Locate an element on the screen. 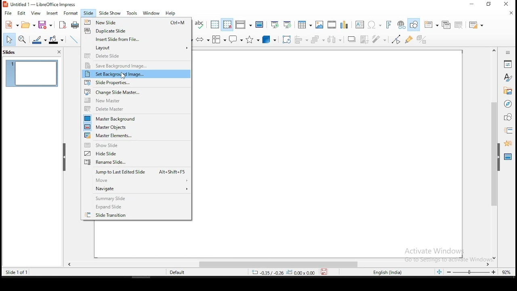  line is located at coordinates (74, 38).